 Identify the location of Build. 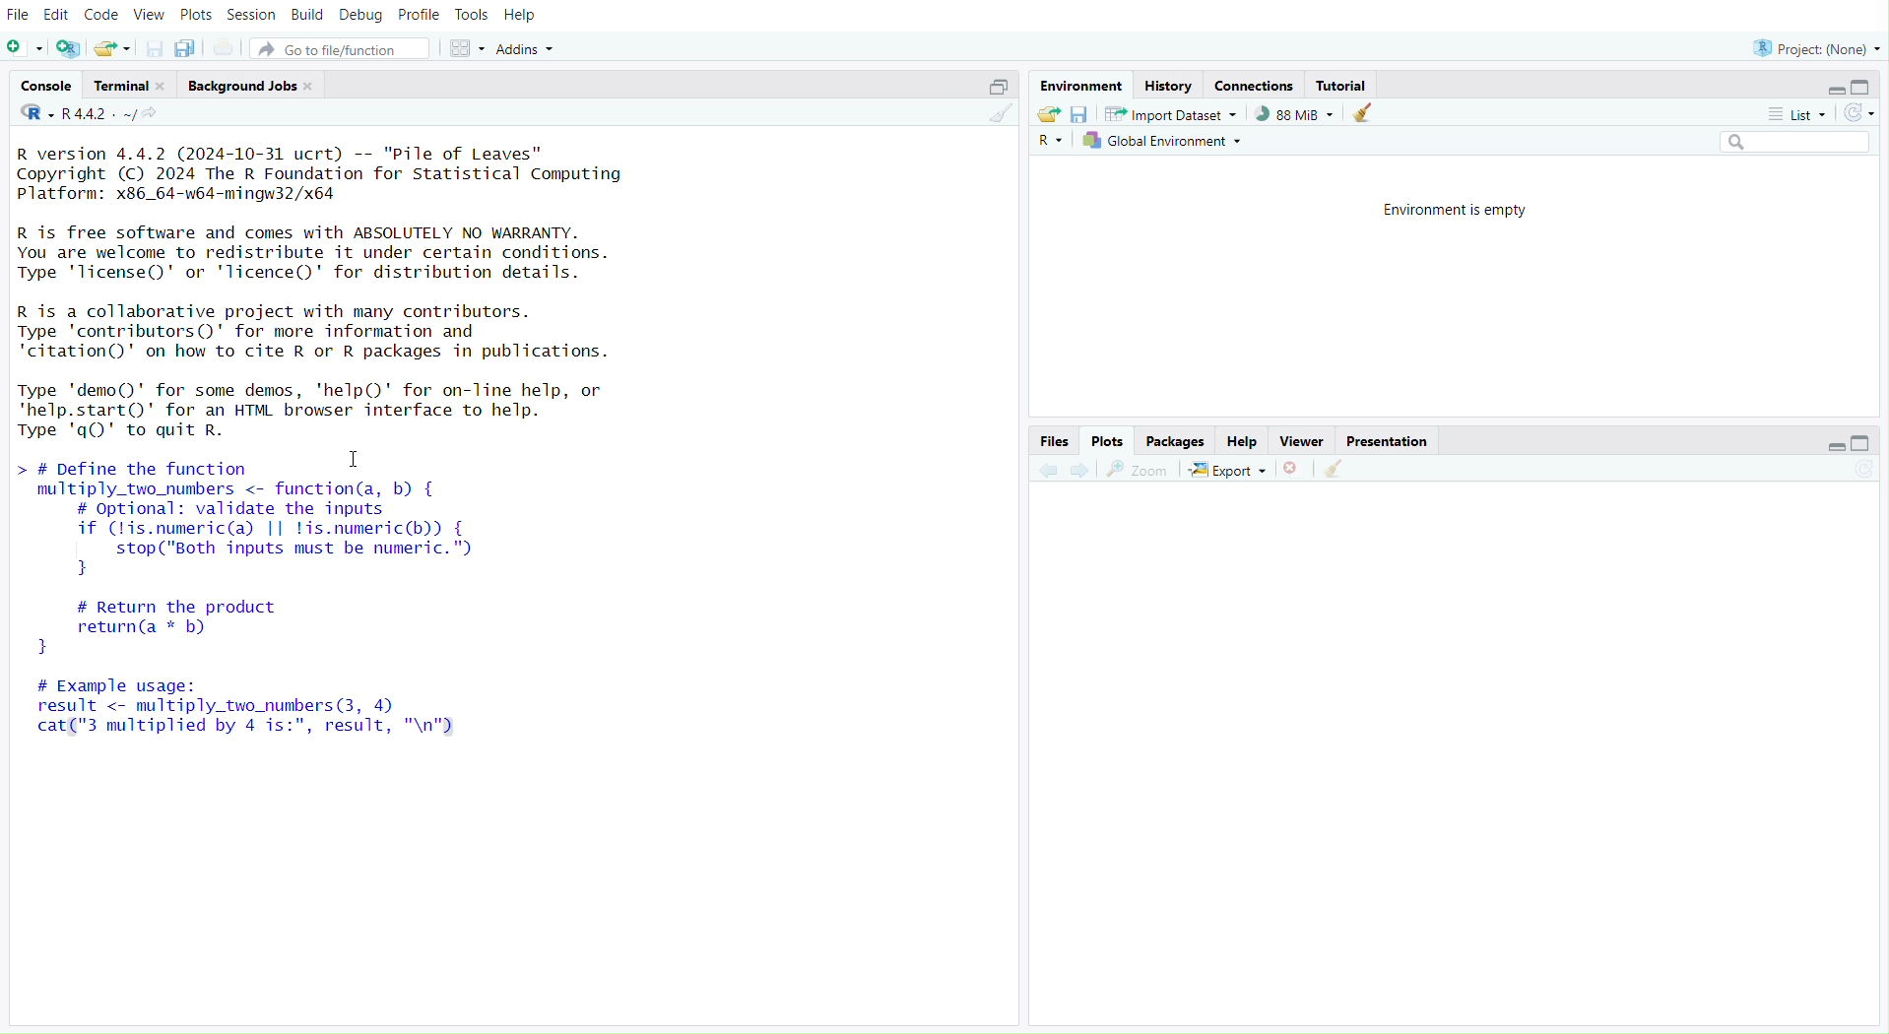
(309, 16).